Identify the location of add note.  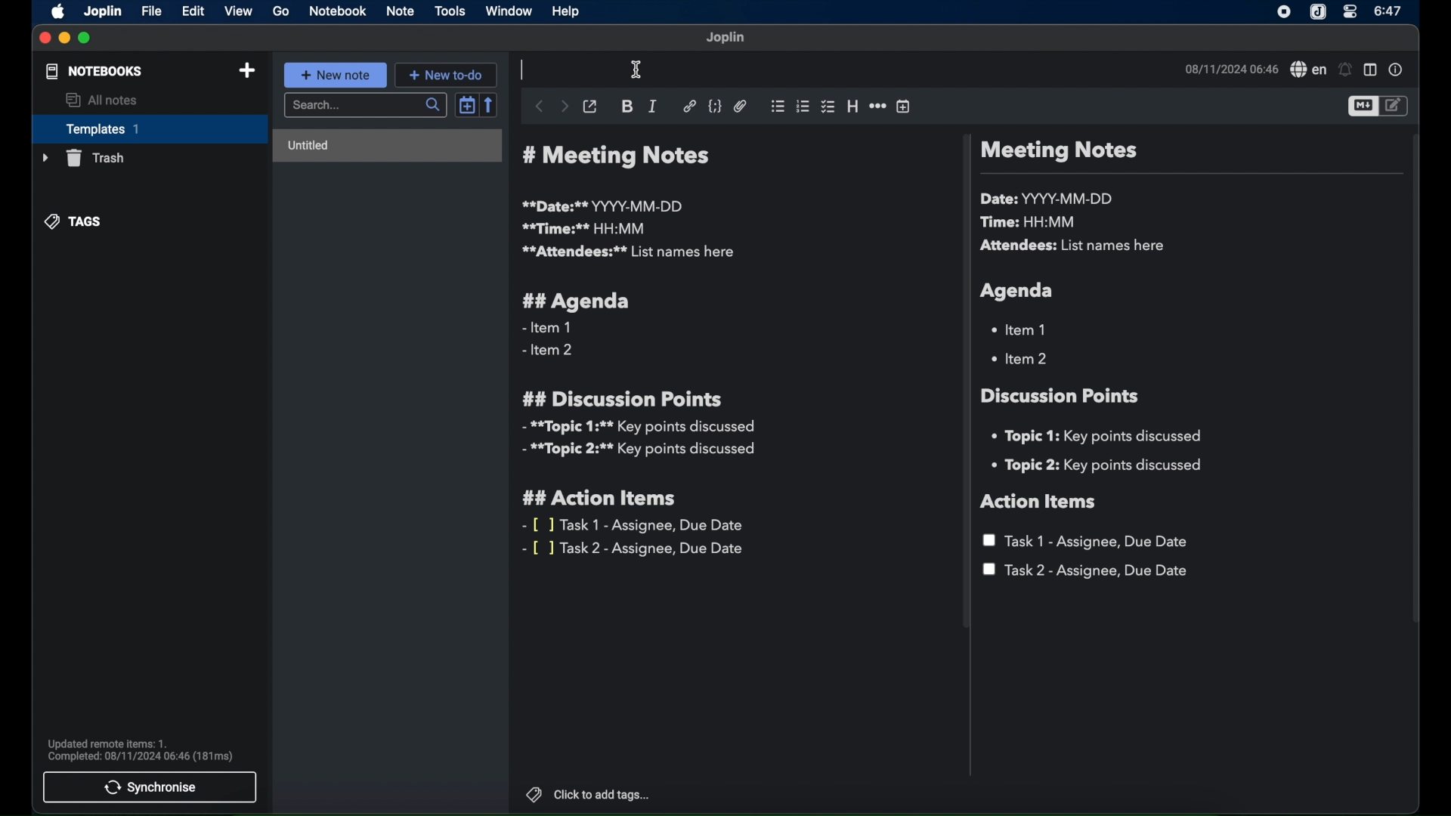
(247, 70).